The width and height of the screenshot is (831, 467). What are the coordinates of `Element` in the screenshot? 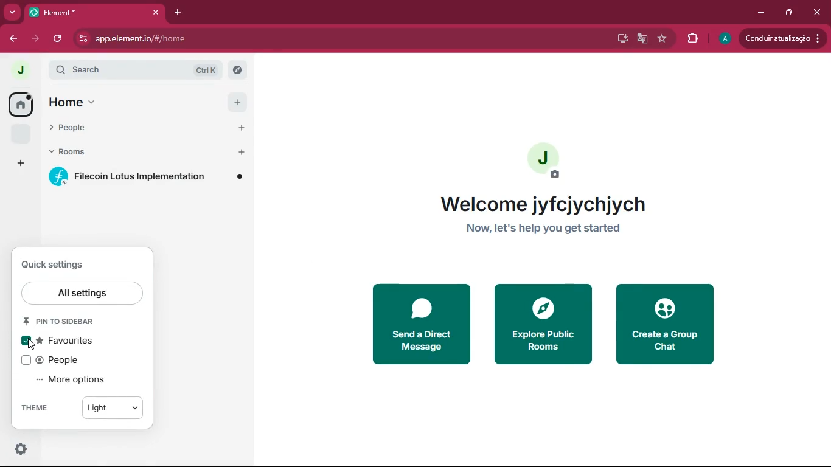 It's located at (86, 13).